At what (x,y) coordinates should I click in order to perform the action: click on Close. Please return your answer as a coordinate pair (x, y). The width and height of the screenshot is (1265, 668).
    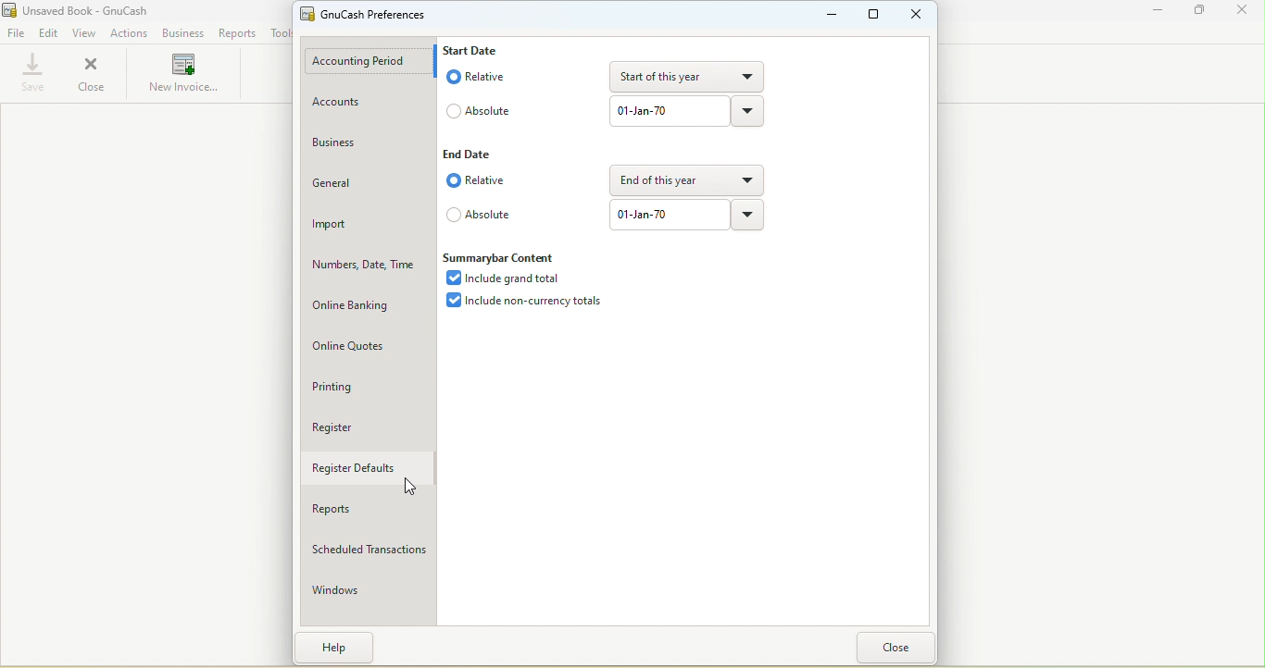
    Looking at the image, I should click on (912, 16).